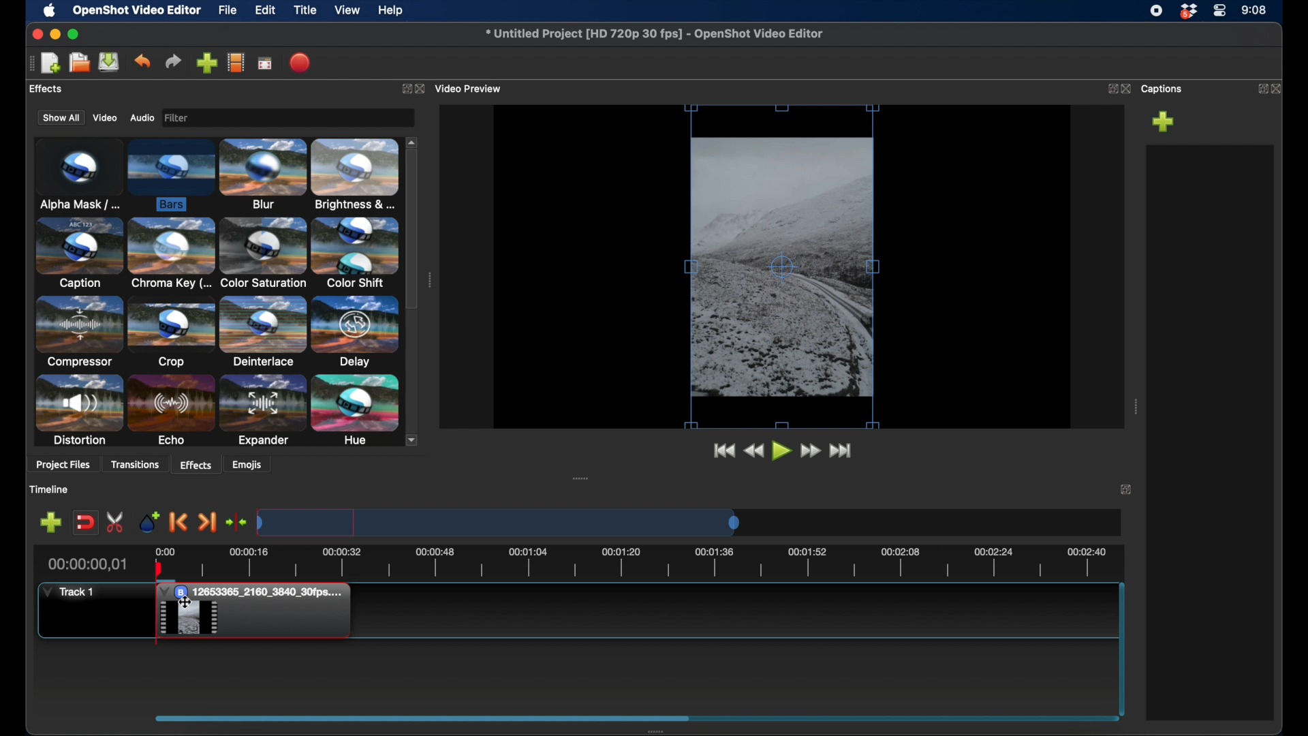 This screenshot has width=1308, height=736. I want to click on bars, so click(171, 176).